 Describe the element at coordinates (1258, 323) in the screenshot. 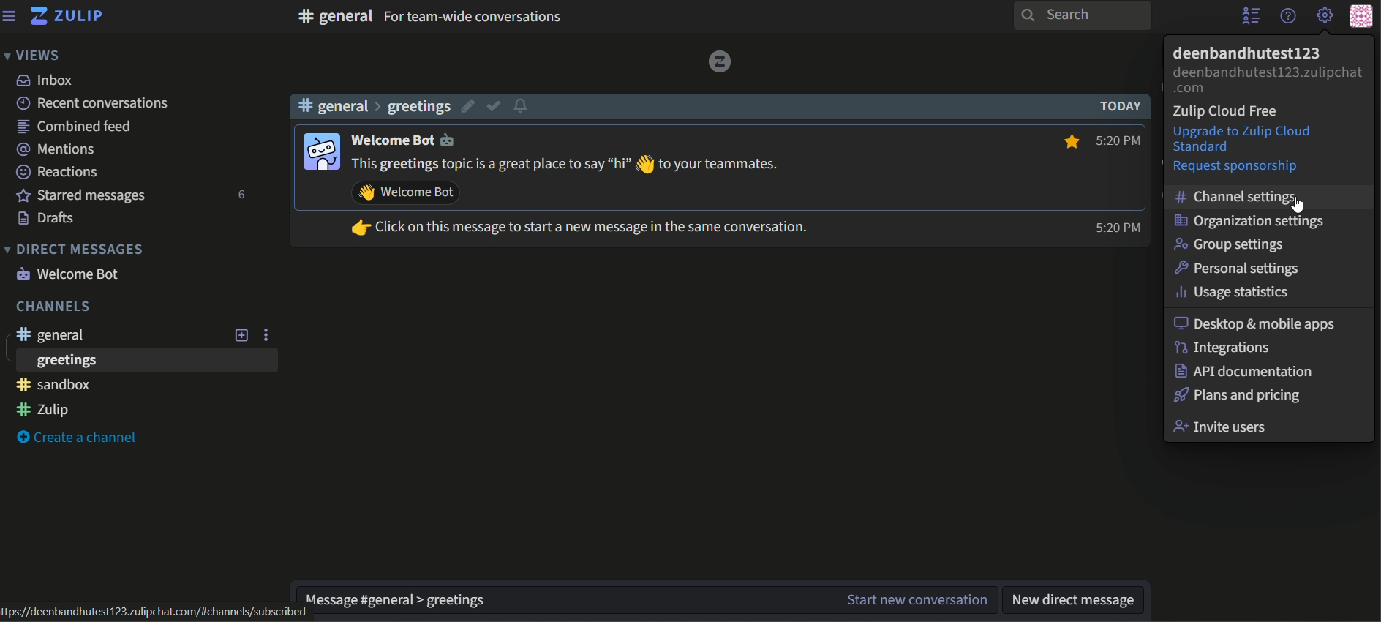

I see `desktop and mobile apps` at that location.